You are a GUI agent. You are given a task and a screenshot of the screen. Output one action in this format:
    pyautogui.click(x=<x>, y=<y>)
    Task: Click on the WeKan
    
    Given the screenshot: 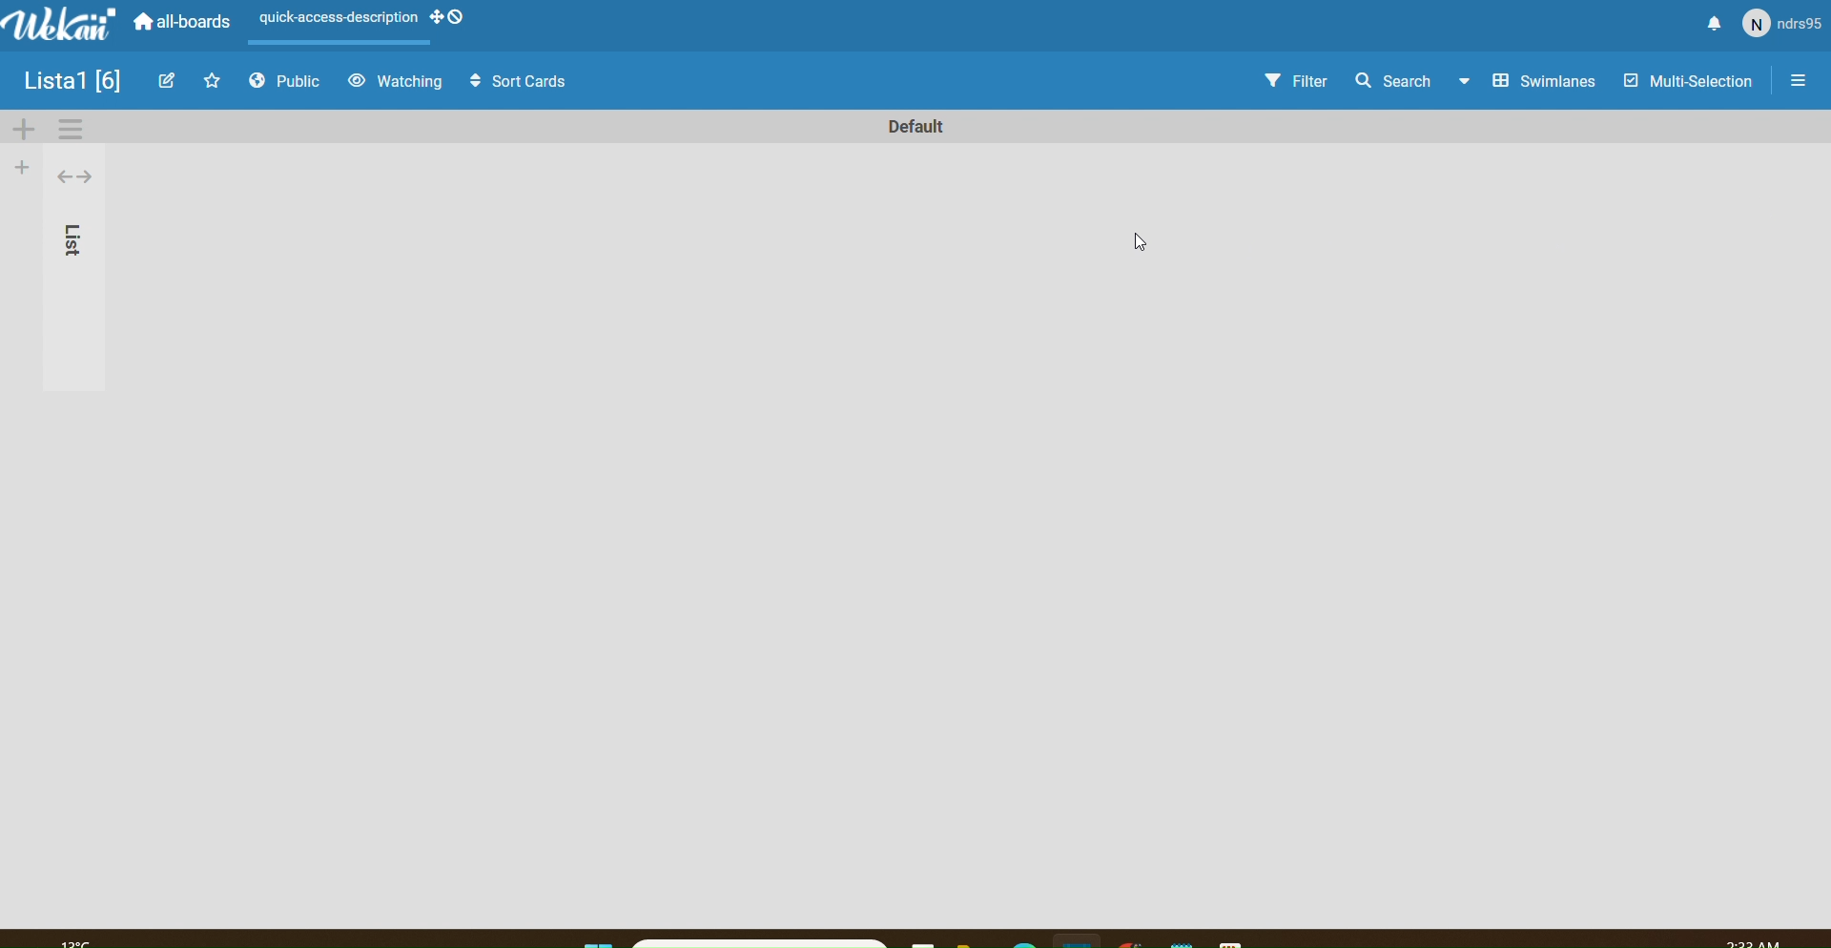 What is the action you would take?
    pyautogui.click(x=61, y=25)
    